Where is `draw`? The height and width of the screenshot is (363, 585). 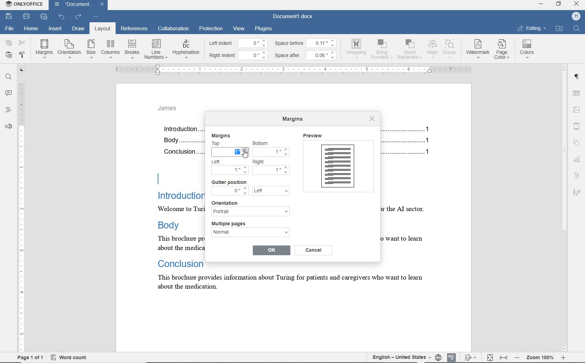 draw is located at coordinates (78, 28).